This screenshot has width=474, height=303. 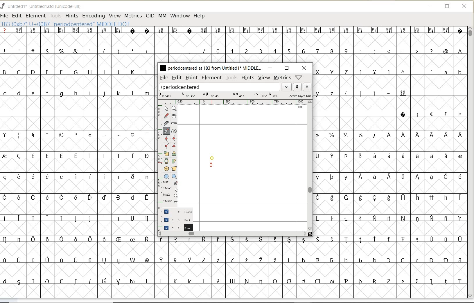 I want to click on uppercase letters, so click(x=76, y=72).